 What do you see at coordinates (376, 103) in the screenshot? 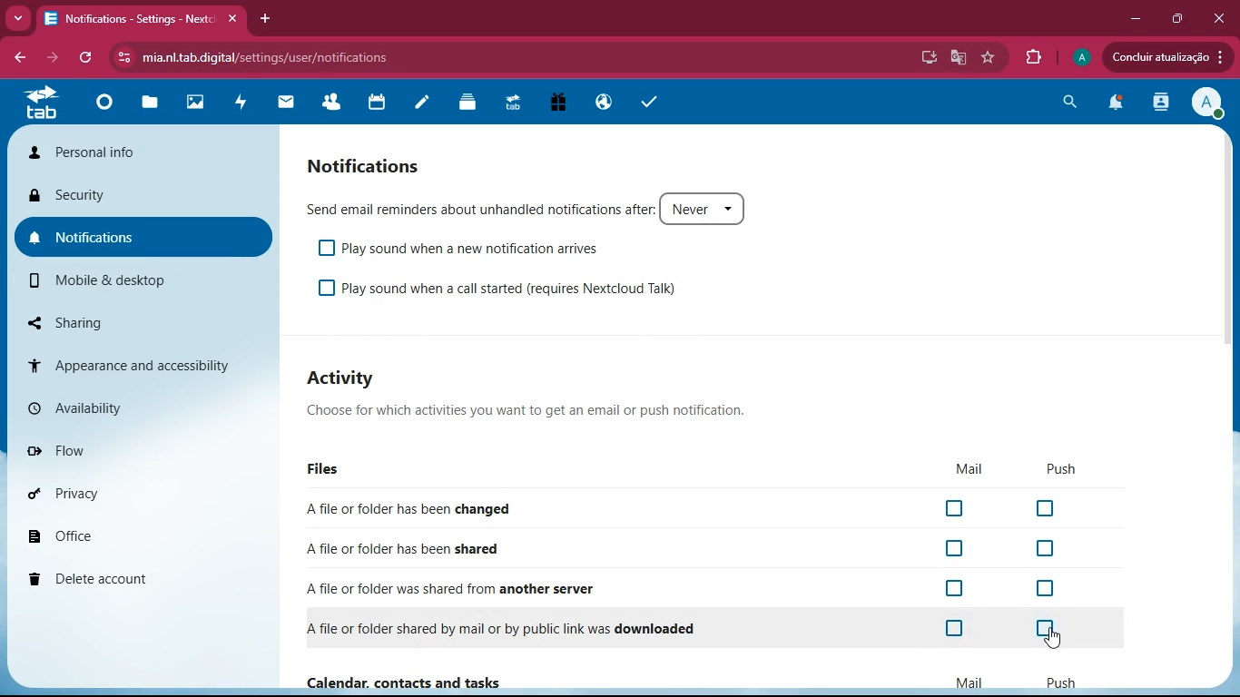
I see `calendar` at bounding box center [376, 103].